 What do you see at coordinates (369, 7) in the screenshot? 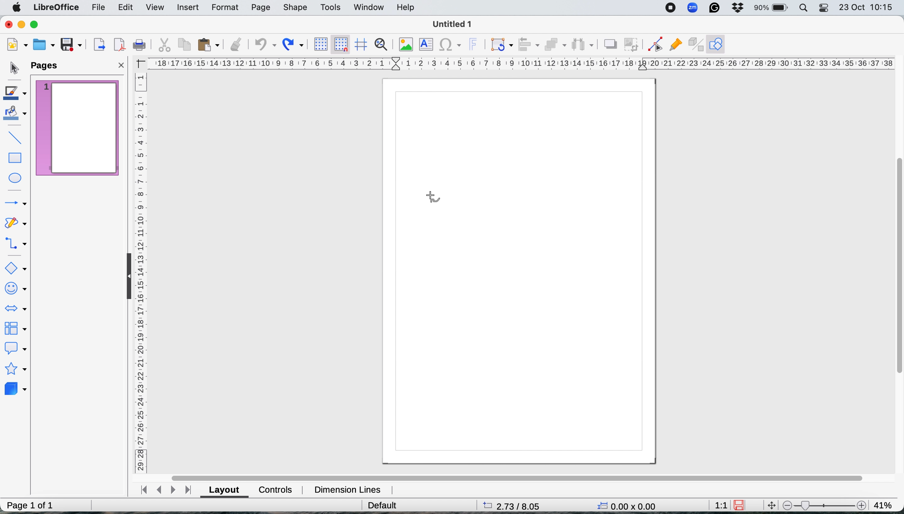
I see `window` at bounding box center [369, 7].